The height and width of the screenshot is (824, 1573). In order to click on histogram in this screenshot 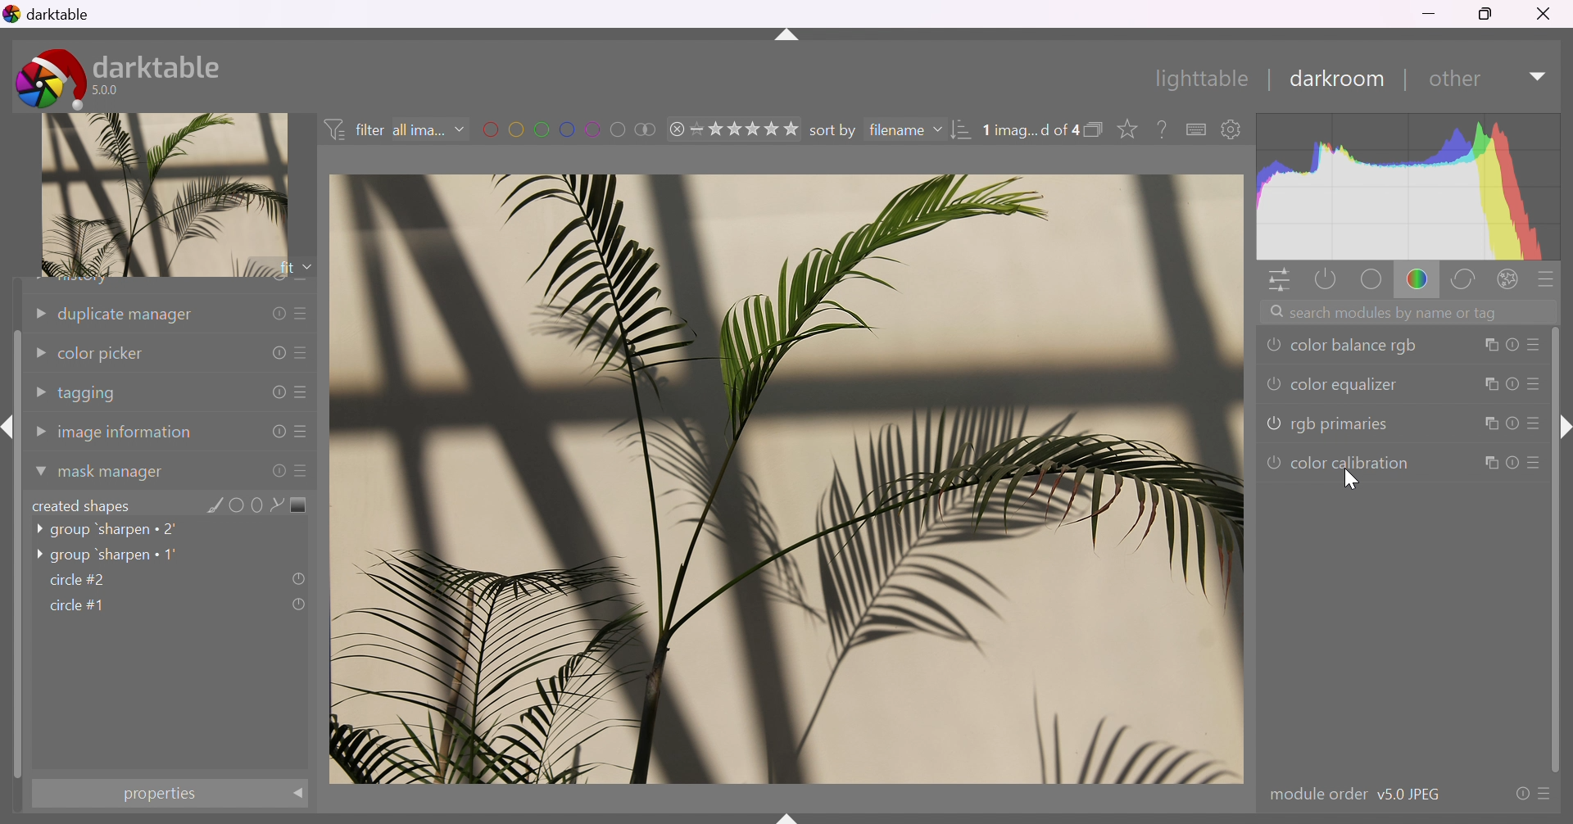, I will do `click(1405, 188)`.